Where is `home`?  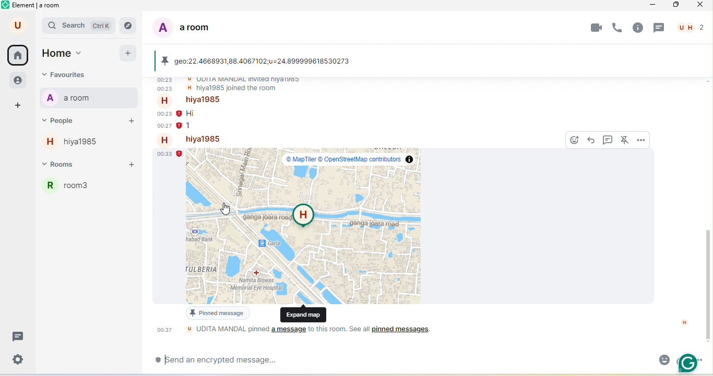
home is located at coordinates (19, 56).